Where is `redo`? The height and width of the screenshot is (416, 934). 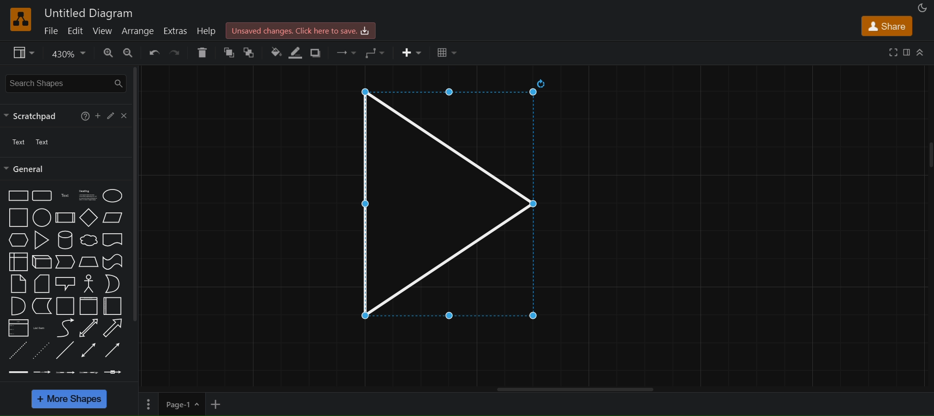 redo is located at coordinates (175, 52).